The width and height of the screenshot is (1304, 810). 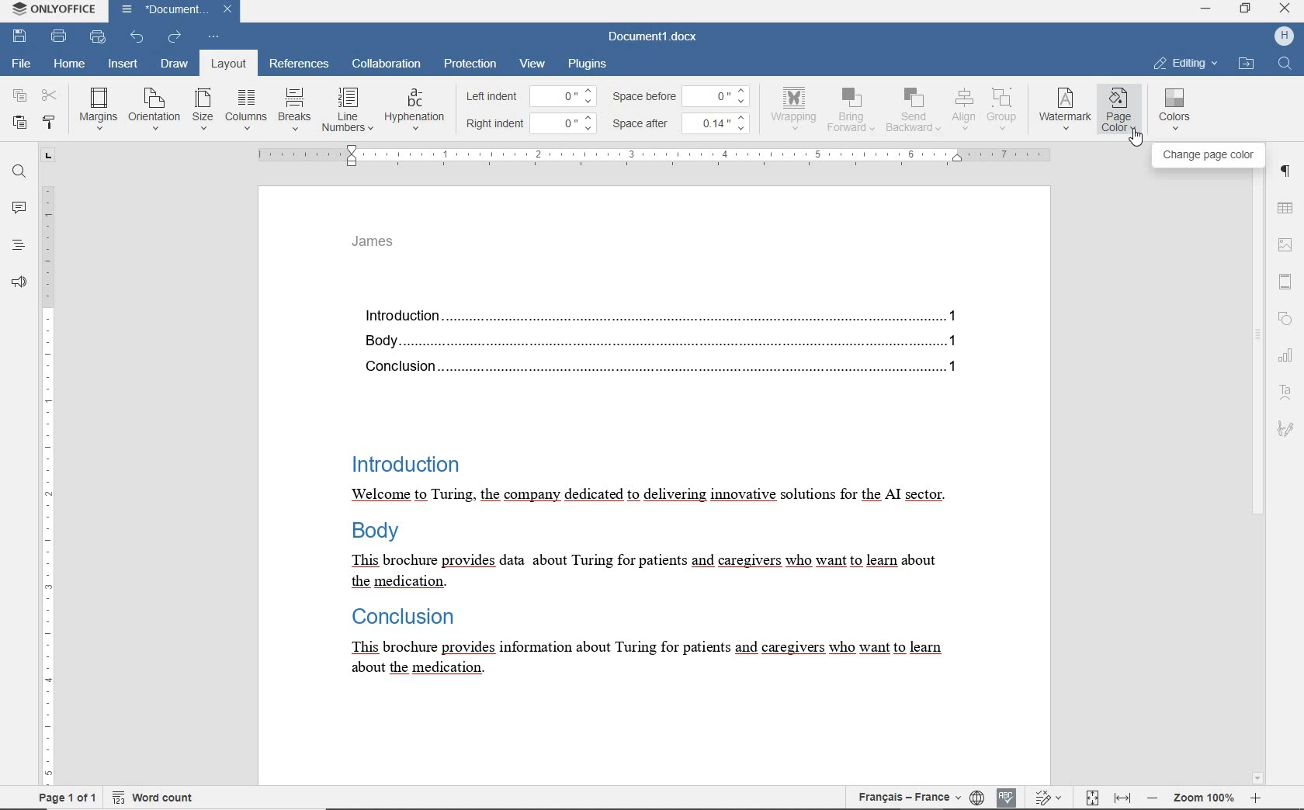 What do you see at coordinates (588, 65) in the screenshot?
I see `plugins` at bounding box center [588, 65].